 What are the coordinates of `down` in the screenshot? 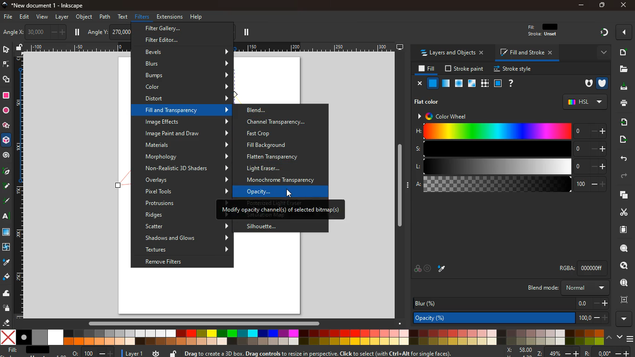 It's located at (619, 337).